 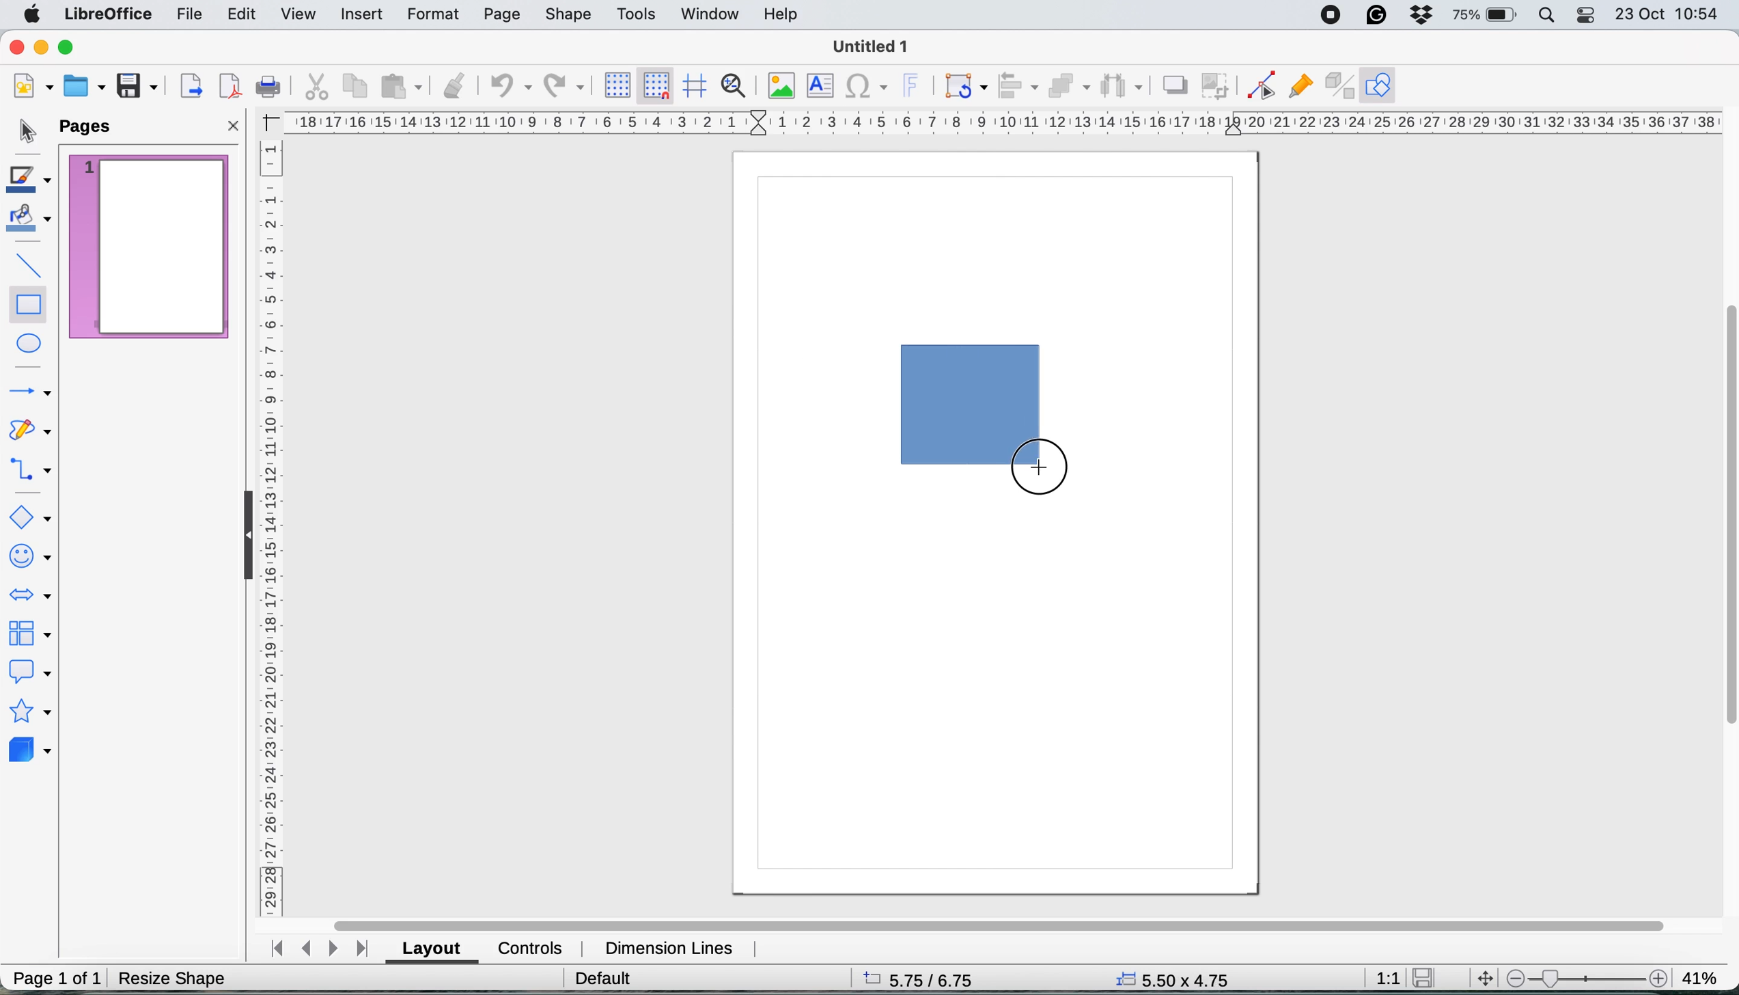 I want to click on maximise, so click(x=66, y=44).